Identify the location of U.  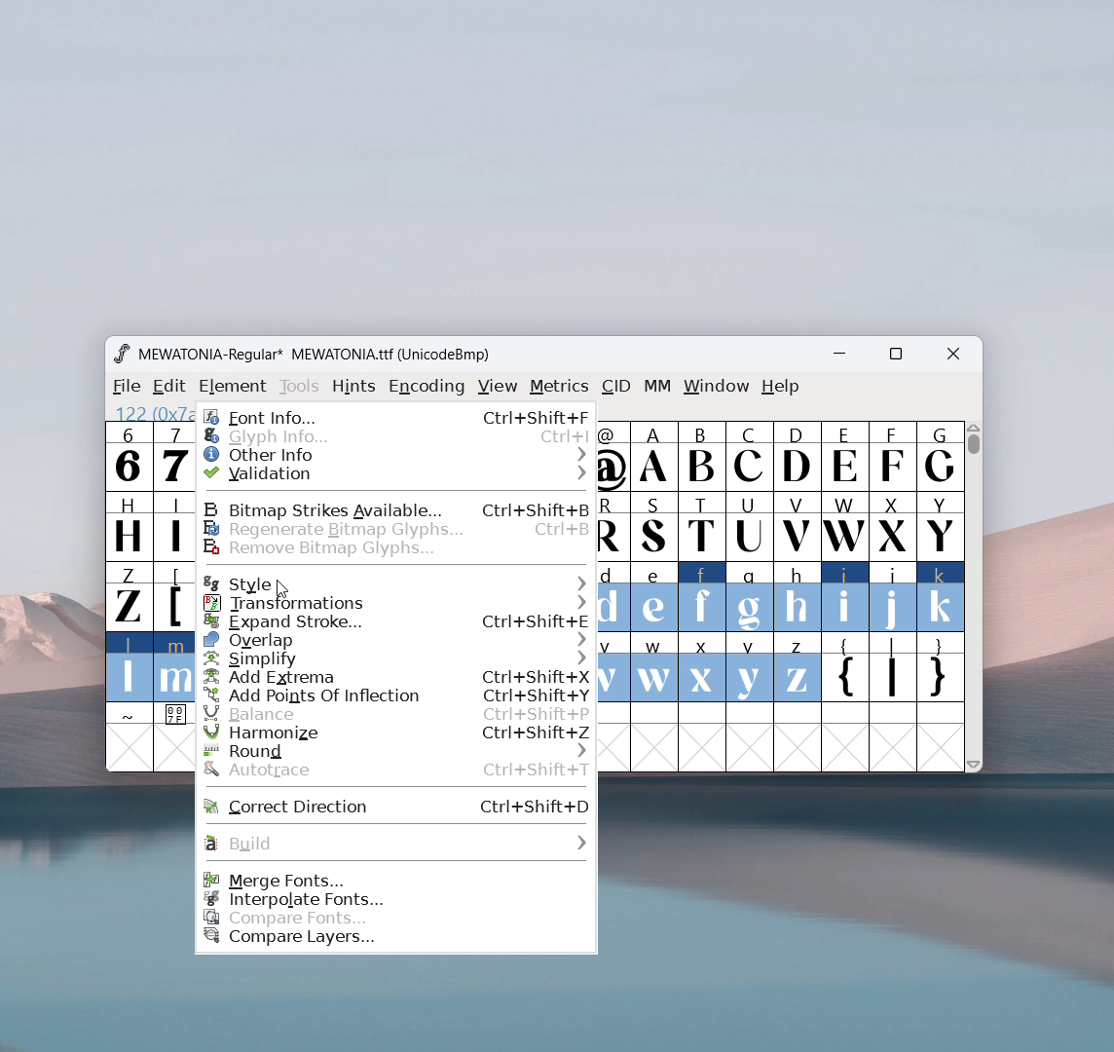
(750, 525).